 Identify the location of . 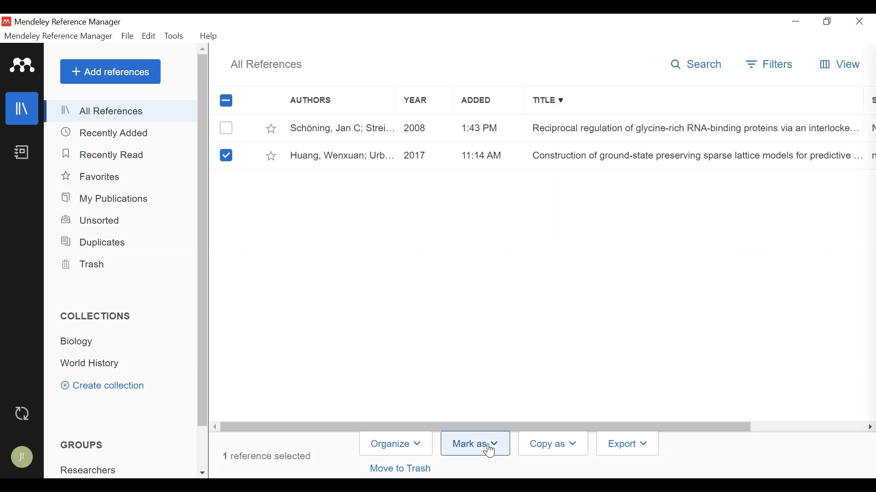
(203, 49).